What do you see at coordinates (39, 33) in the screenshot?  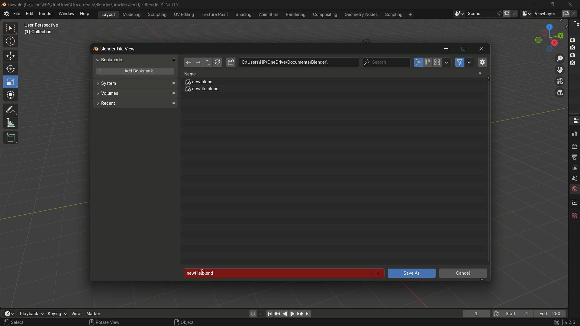 I see `Collection` at bounding box center [39, 33].